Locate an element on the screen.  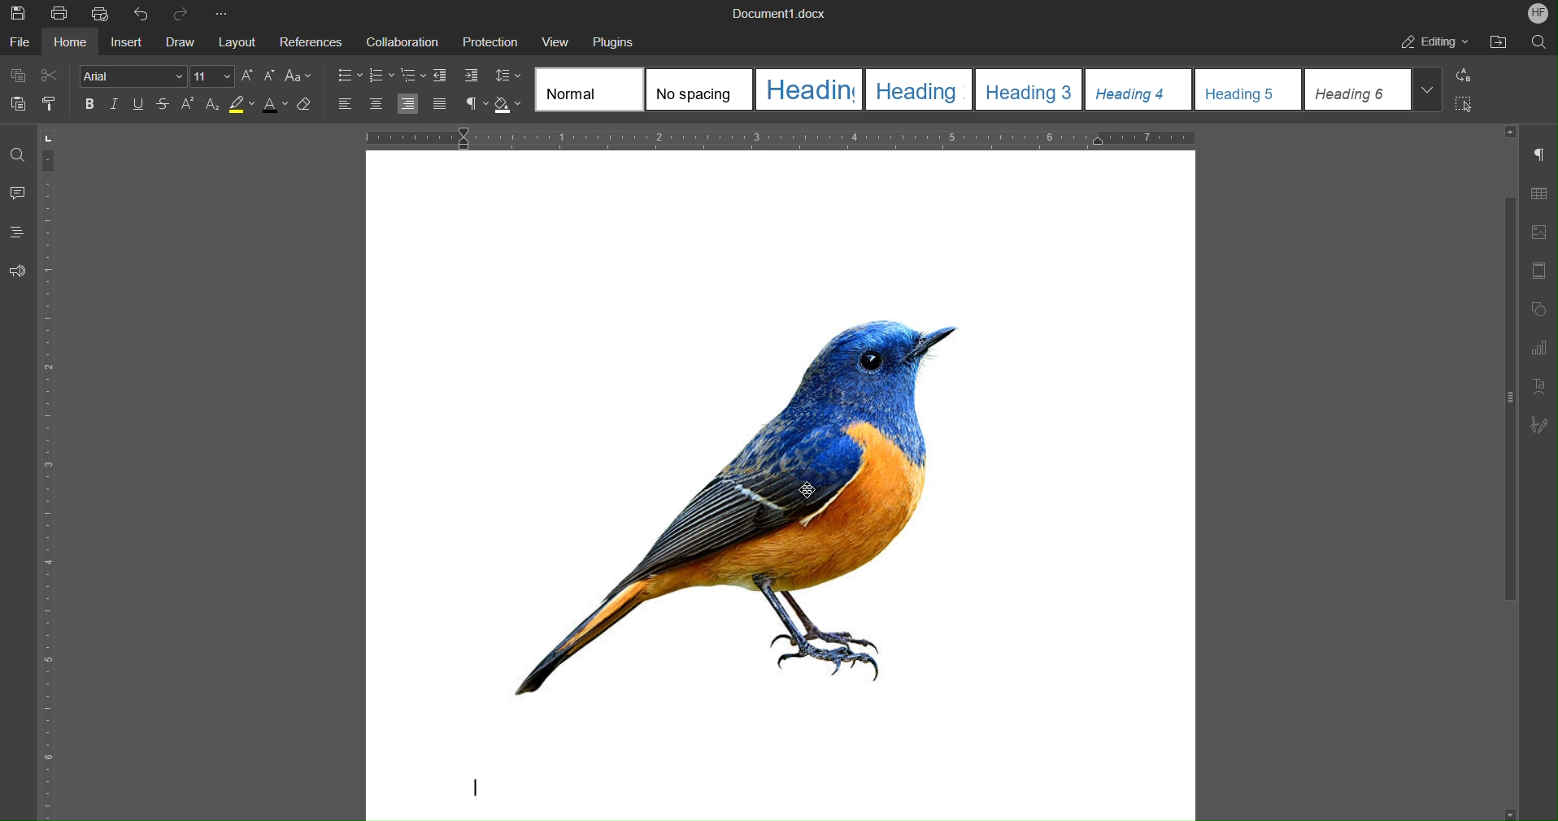
Decrease Font Size is located at coordinates (268, 76).